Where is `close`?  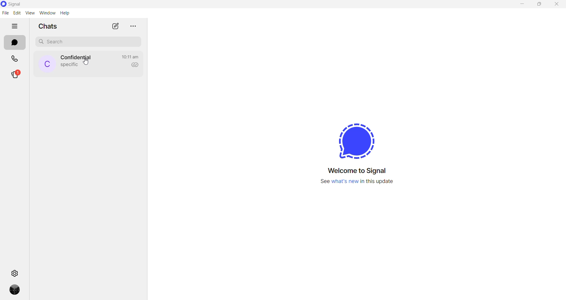
close is located at coordinates (558, 5).